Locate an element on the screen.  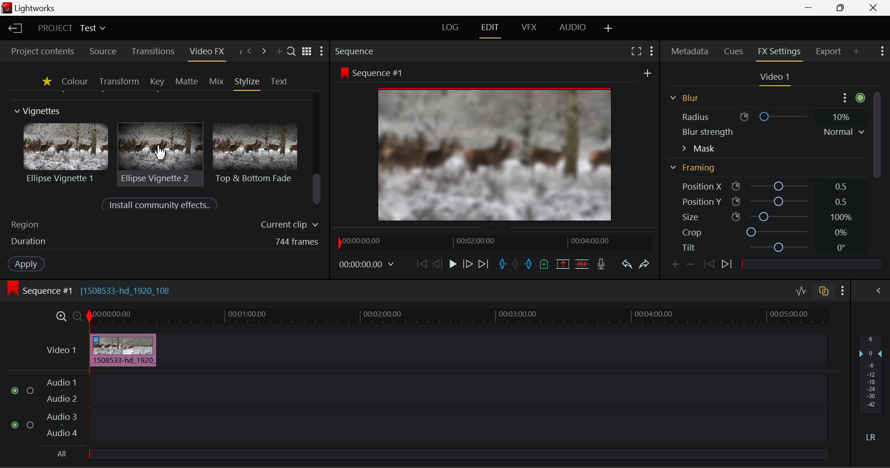
Delete/Cut is located at coordinates (583, 261).